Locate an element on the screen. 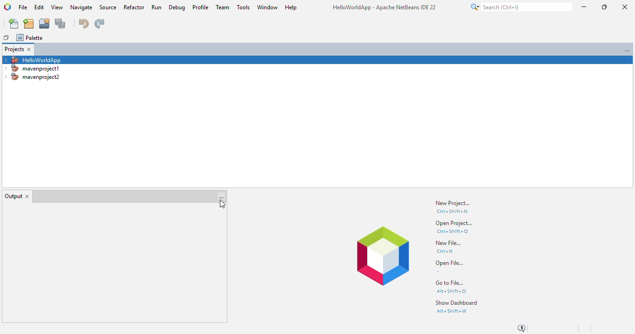 The height and width of the screenshot is (334, 635). new project is located at coordinates (452, 203).